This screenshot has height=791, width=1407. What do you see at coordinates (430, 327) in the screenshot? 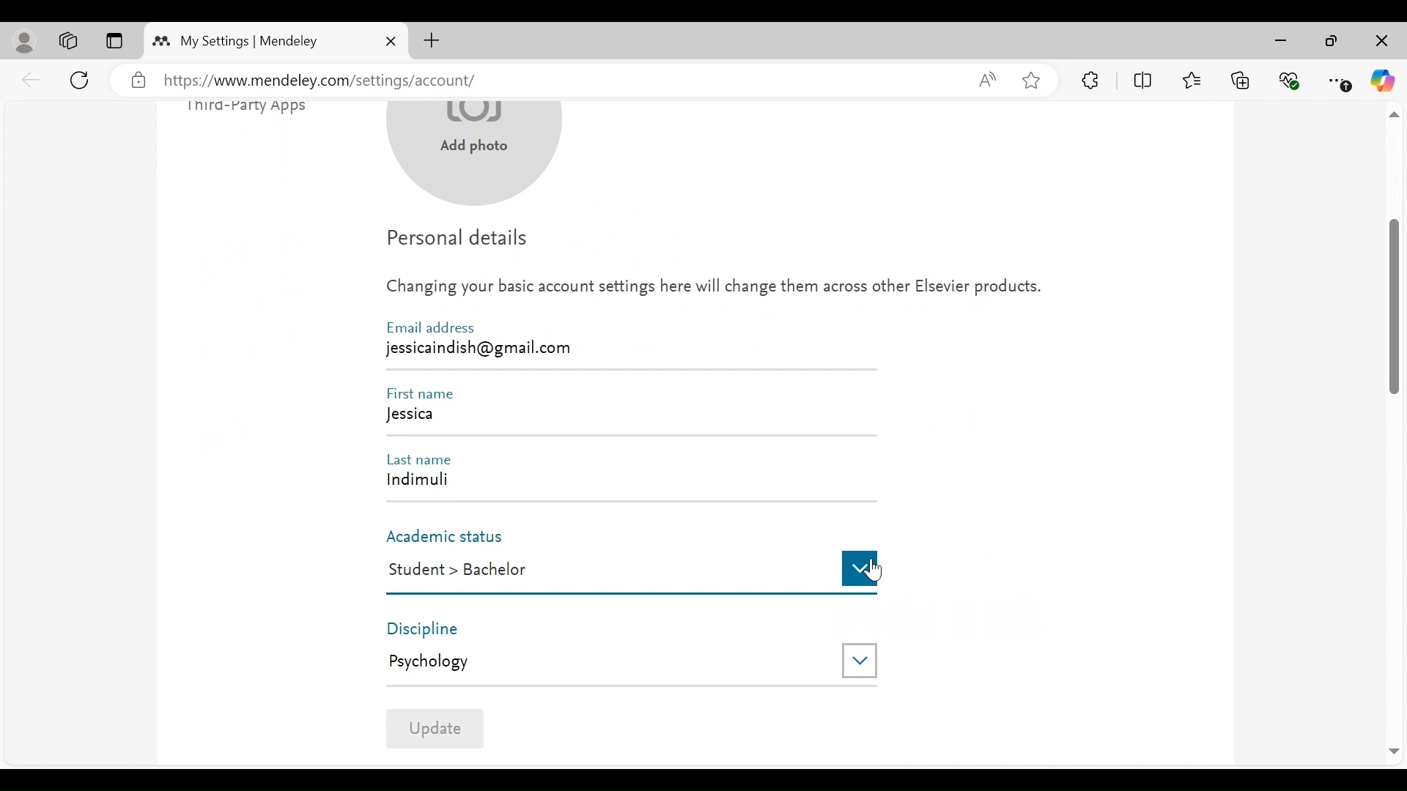
I see `Email Address` at bounding box center [430, 327].